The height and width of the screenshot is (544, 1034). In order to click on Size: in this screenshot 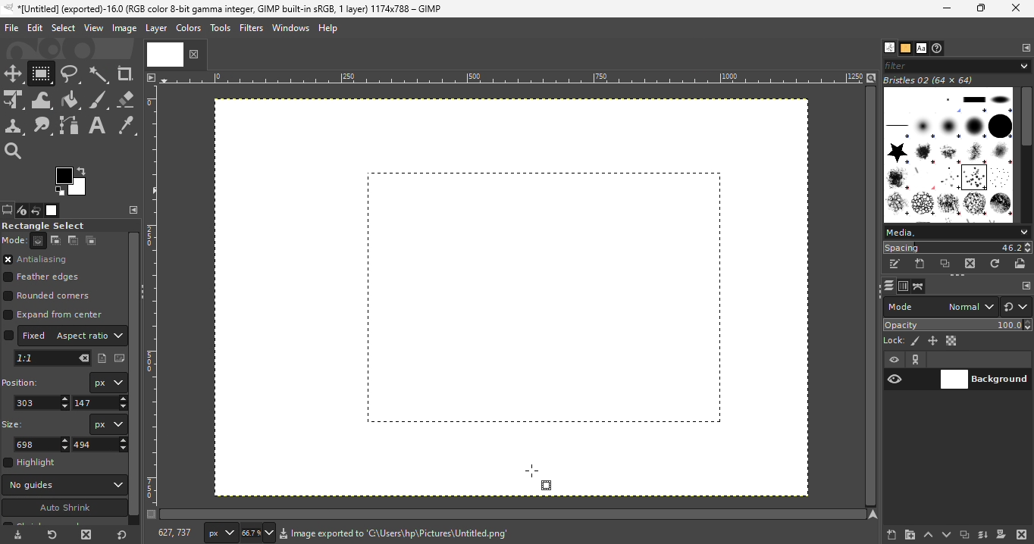, I will do `click(14, 425)`.